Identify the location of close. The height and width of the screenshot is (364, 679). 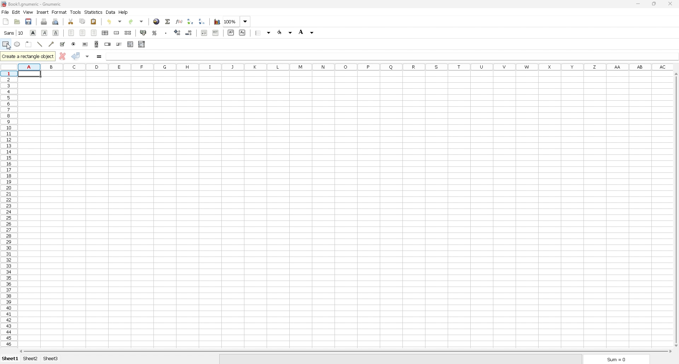
(670, 4).